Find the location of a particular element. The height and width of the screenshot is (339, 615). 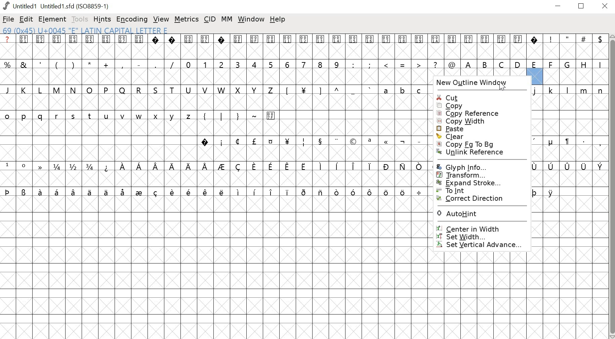

empty cells is located at coordinates (583, 263).